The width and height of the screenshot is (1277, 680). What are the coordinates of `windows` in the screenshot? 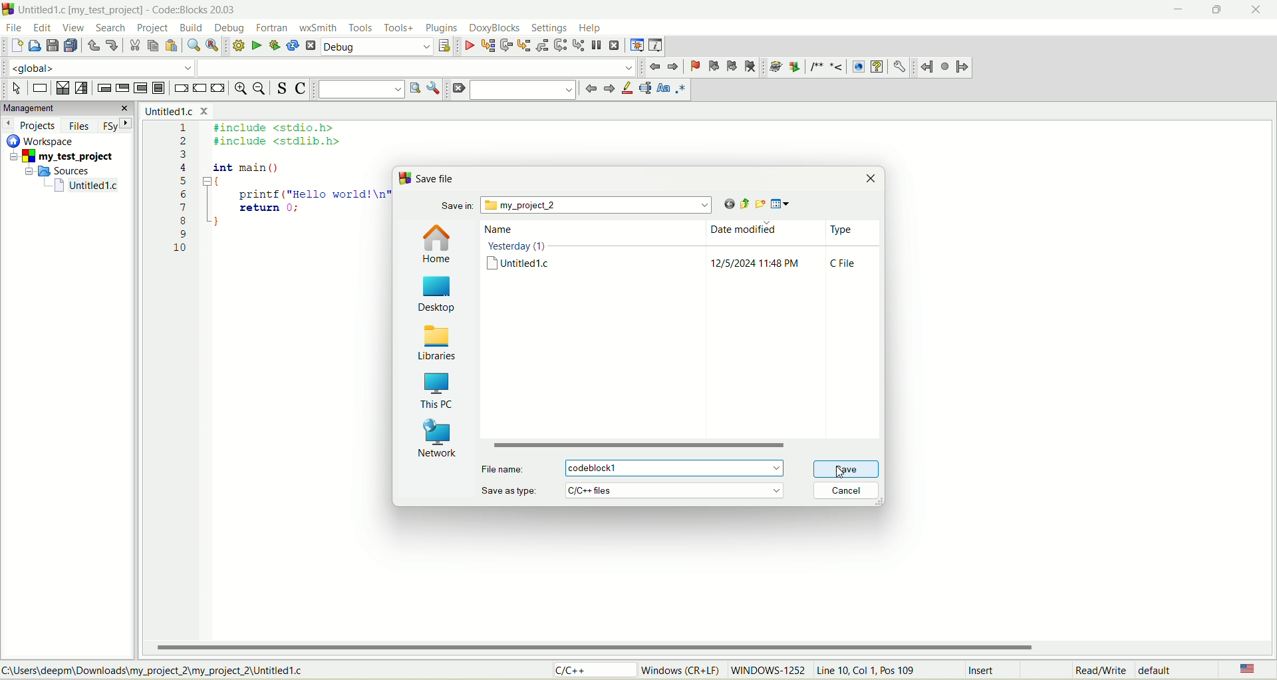 It's located at (683, 669).